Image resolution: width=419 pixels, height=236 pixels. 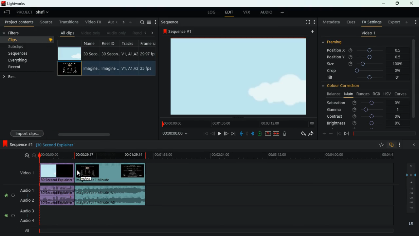 What do you see at coordinates (218, 133) in the screenshot?
I see `play` at bounding box center [218, 133].